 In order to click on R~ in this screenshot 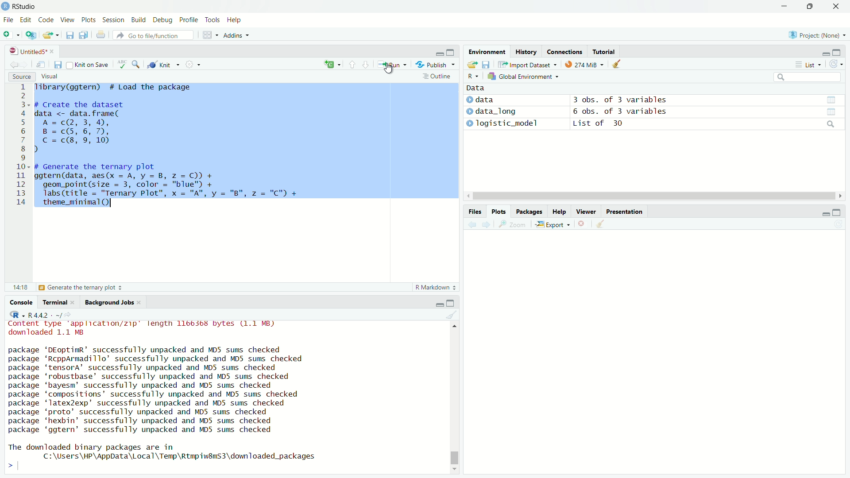, I will do `click(472, 75)`.